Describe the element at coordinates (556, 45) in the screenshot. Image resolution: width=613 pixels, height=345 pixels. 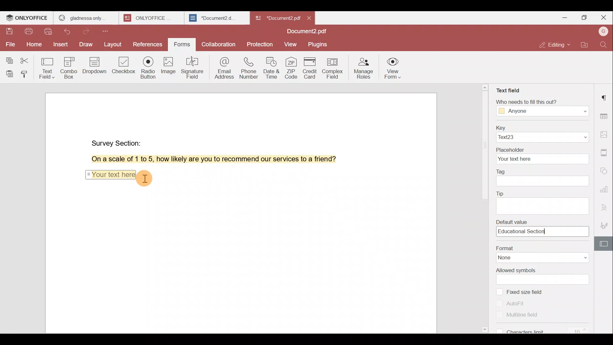
I see `Editing mode` at that location.